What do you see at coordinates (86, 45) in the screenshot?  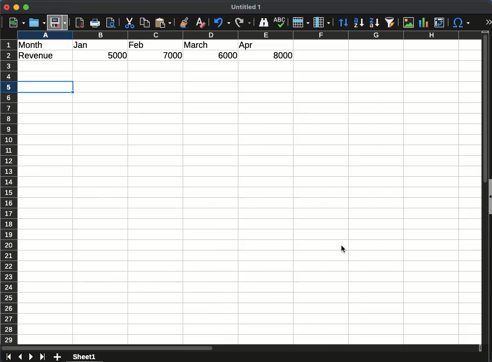 I see `jan` at bounding box center [86, 45].